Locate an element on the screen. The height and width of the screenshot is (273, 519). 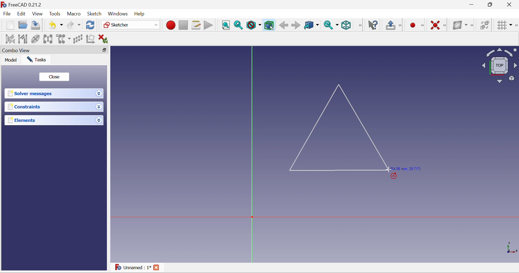
Remove axes alignment is located at coordinates (91, 38).